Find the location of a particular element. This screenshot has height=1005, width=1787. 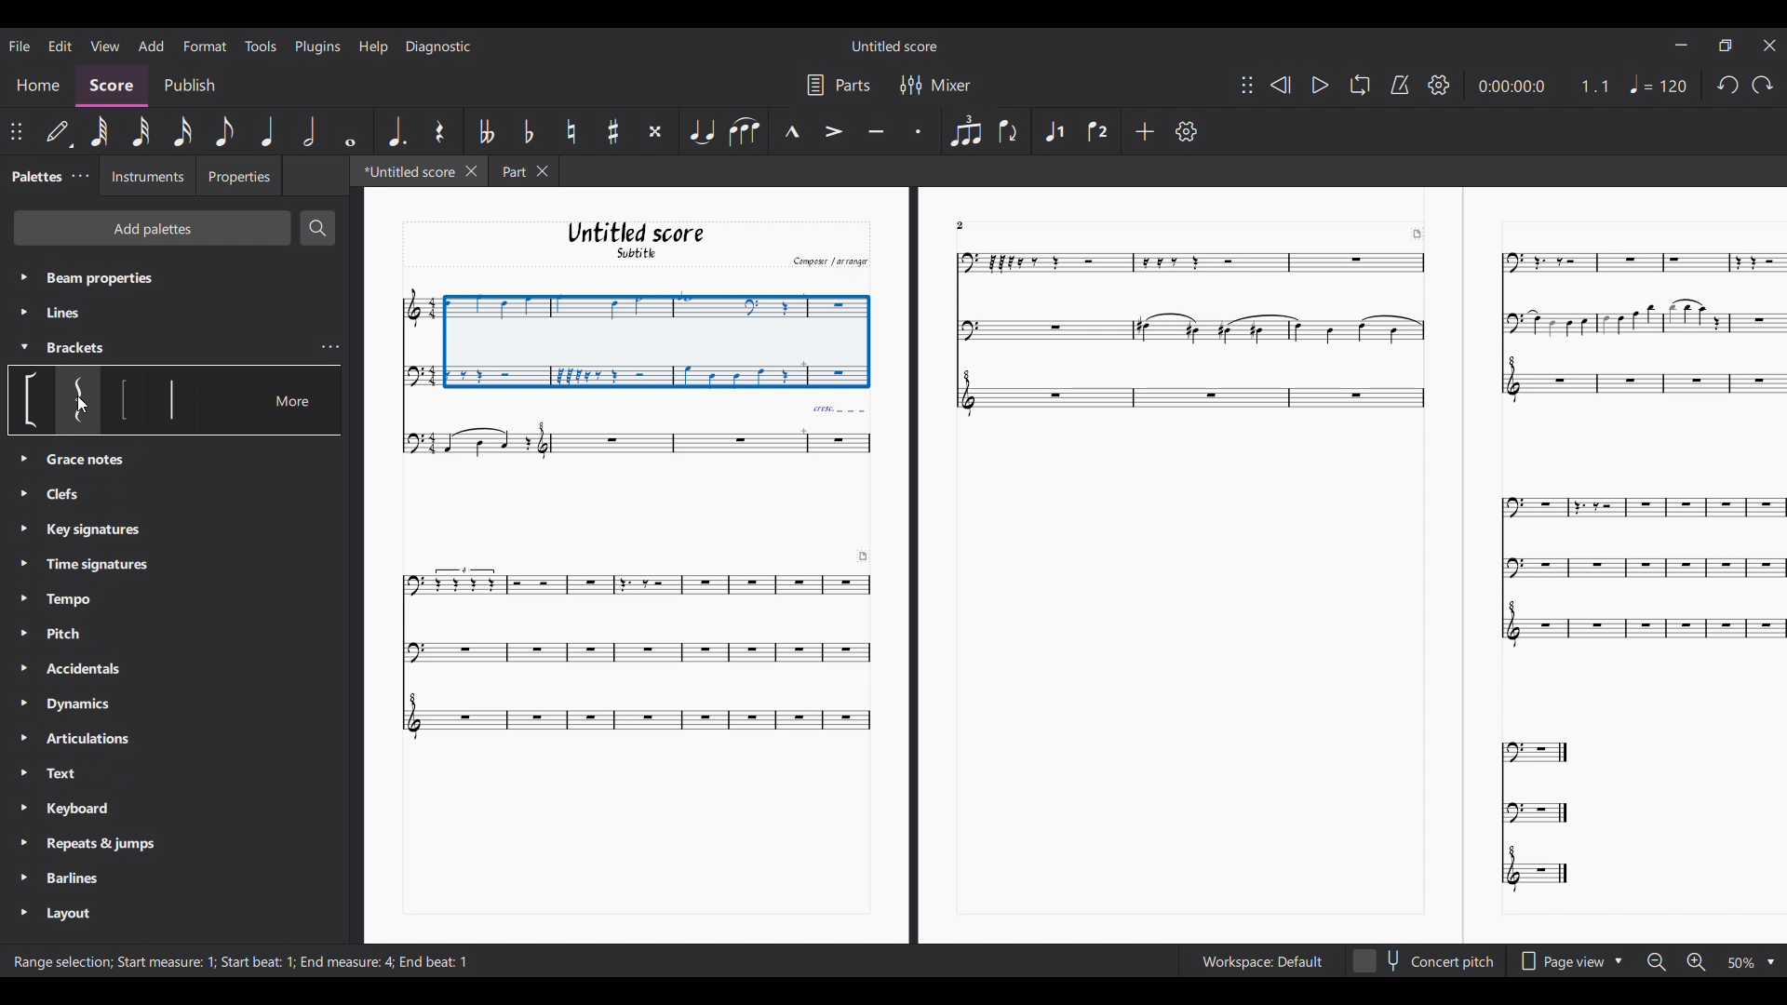

 is located at coordinates (17, 275).